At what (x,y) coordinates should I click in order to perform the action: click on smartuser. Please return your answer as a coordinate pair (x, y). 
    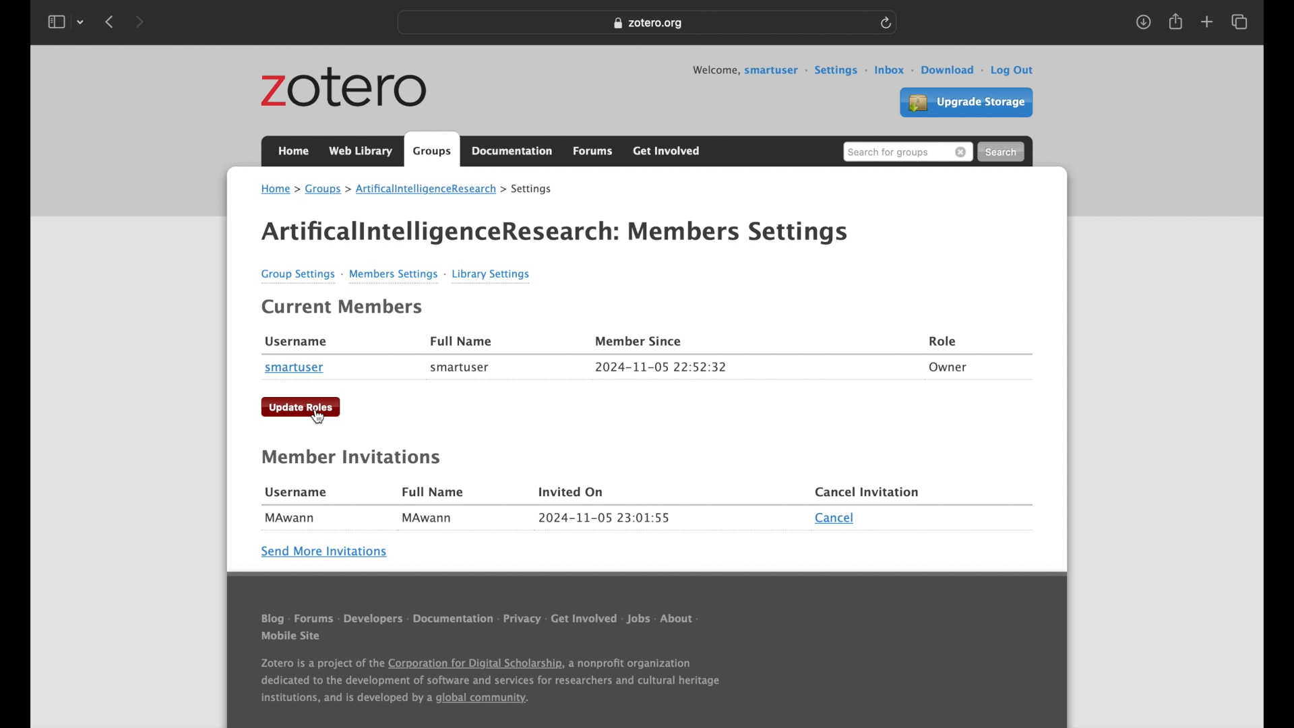
    Looking at the image, I should click on (464, 369).